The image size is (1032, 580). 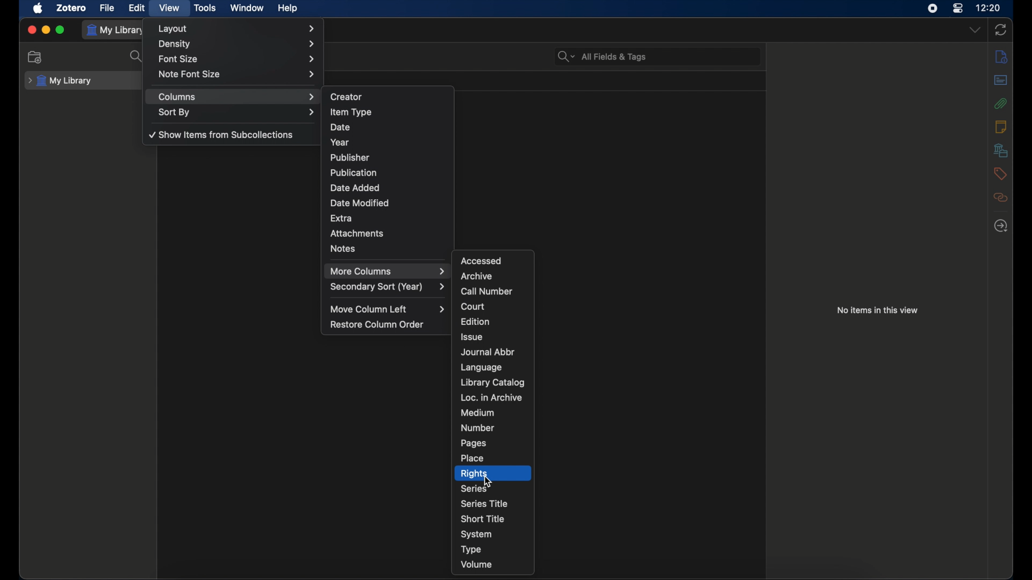 What do you see at coordinates (877, 310) in the screenshot?
I see `no items in this view` at bounding box center [877, 310].